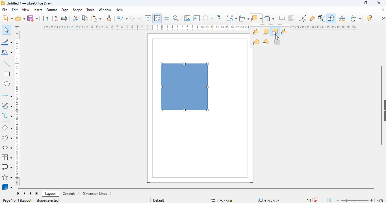  I want to click on insert image, so click(187, 18).